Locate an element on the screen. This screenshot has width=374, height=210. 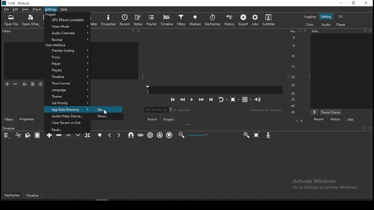
jobs is located at coordinates (255, 20).